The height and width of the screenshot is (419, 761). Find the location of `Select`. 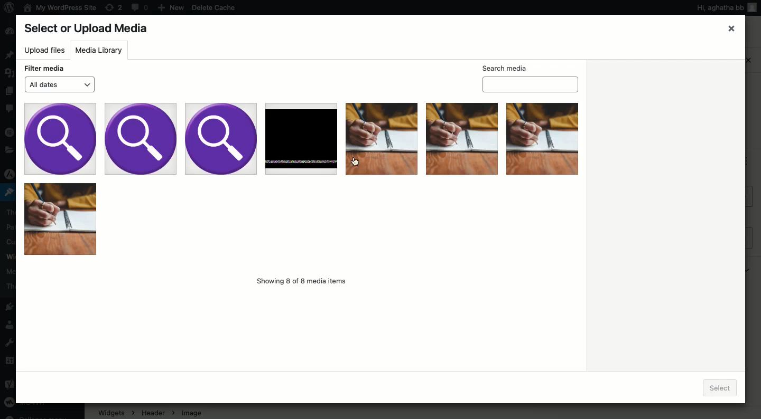

Select is located at coordinates (723, 387).